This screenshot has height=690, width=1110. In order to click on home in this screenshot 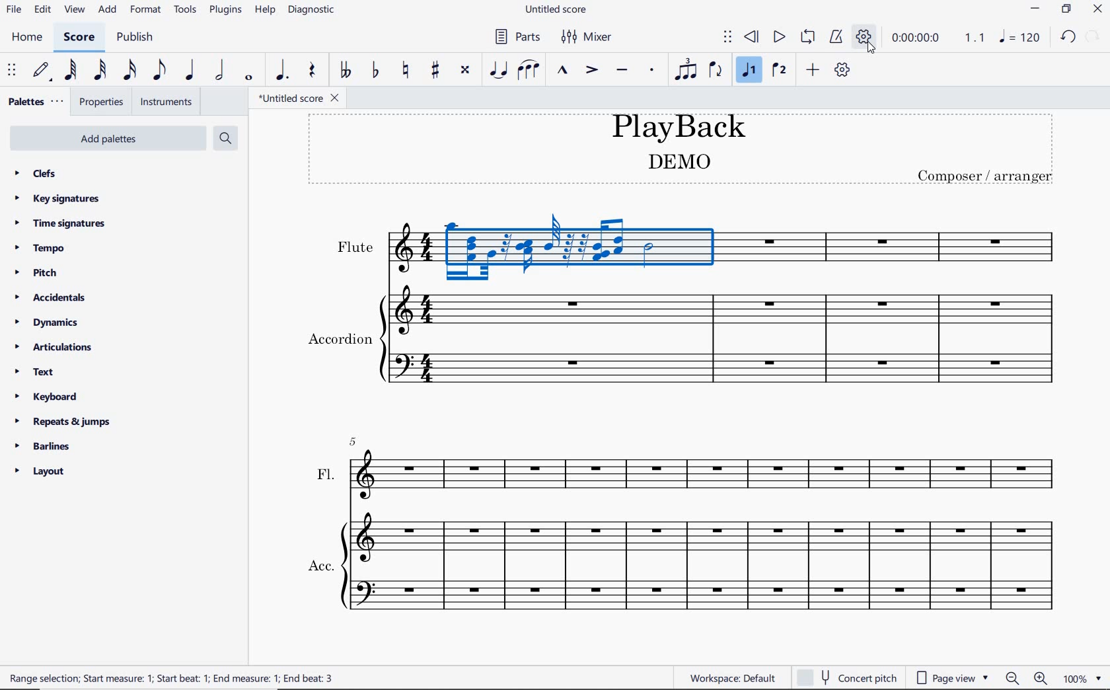, I will do `click(29, 38)`.